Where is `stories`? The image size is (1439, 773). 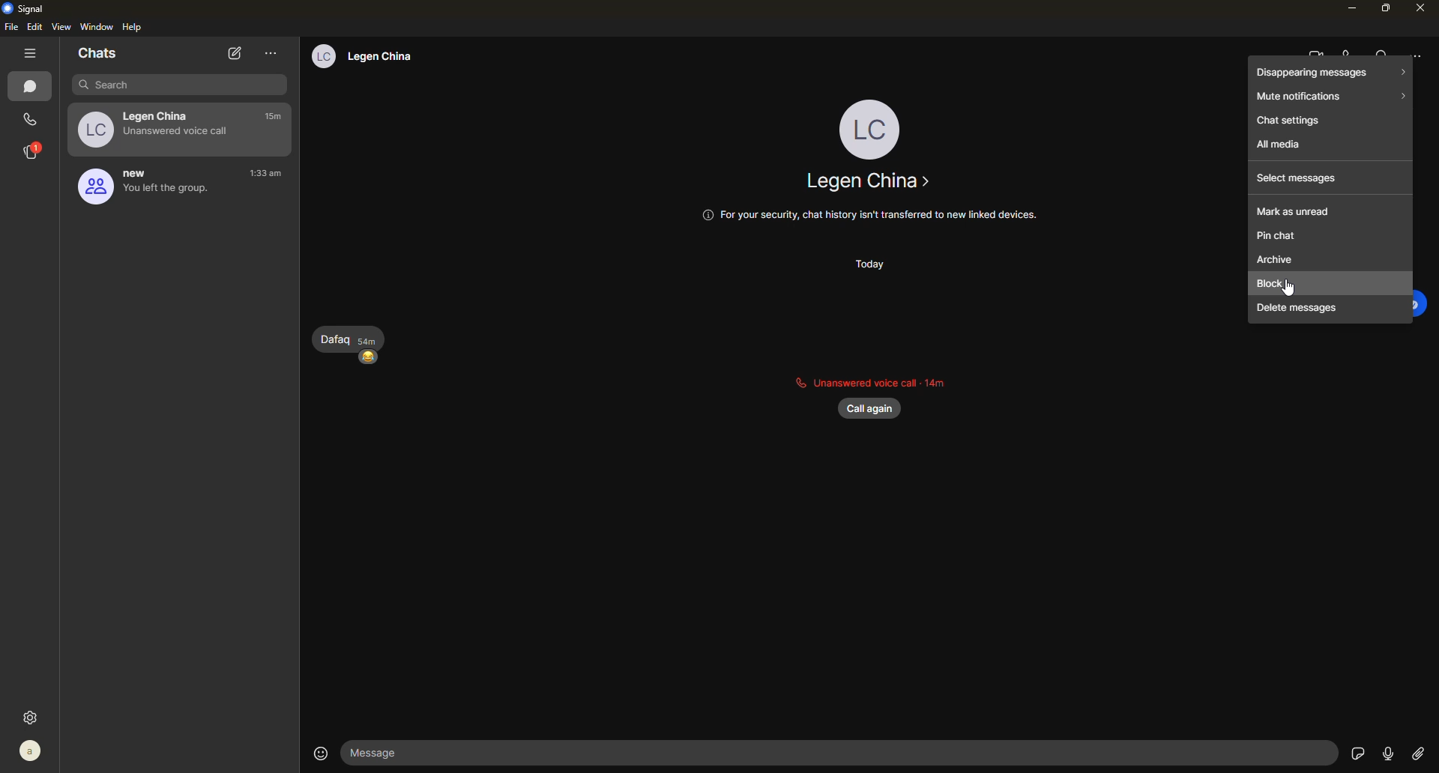
stories is located at coordinates (33, 151).